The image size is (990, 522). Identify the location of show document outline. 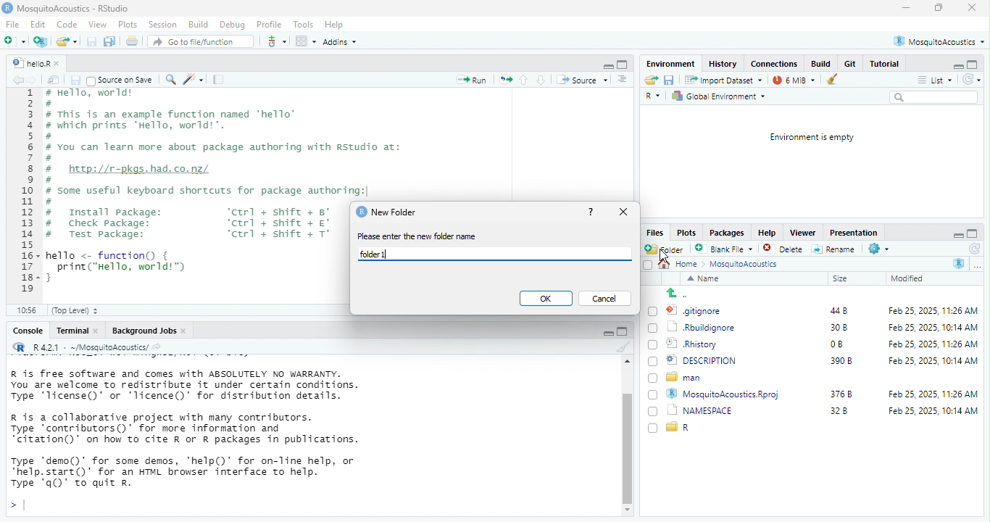
(624, 80).